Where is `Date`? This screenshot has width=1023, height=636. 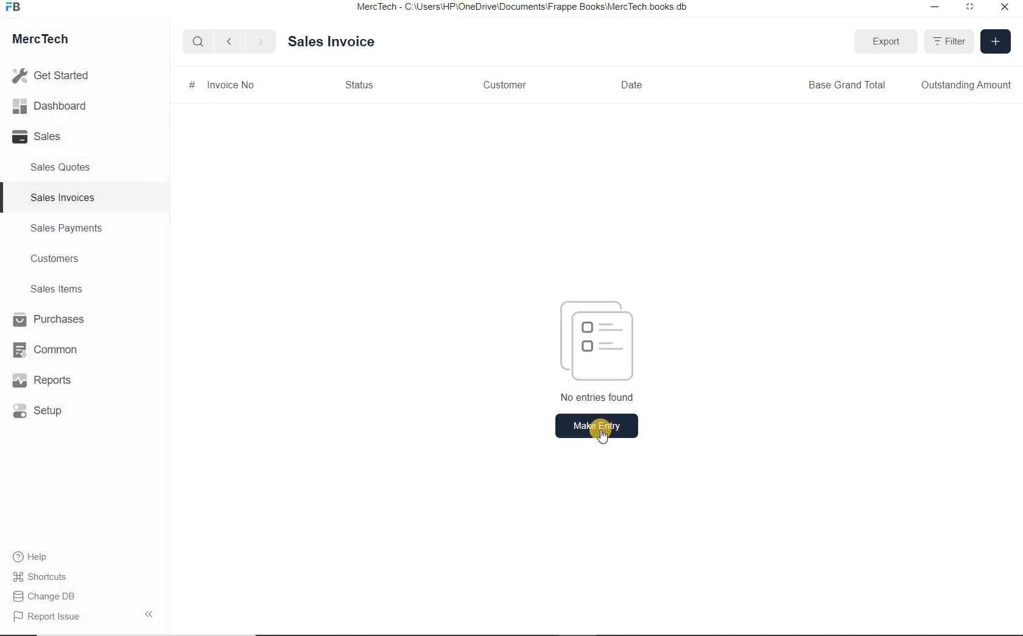
Date is located at coordinates (635, 85).